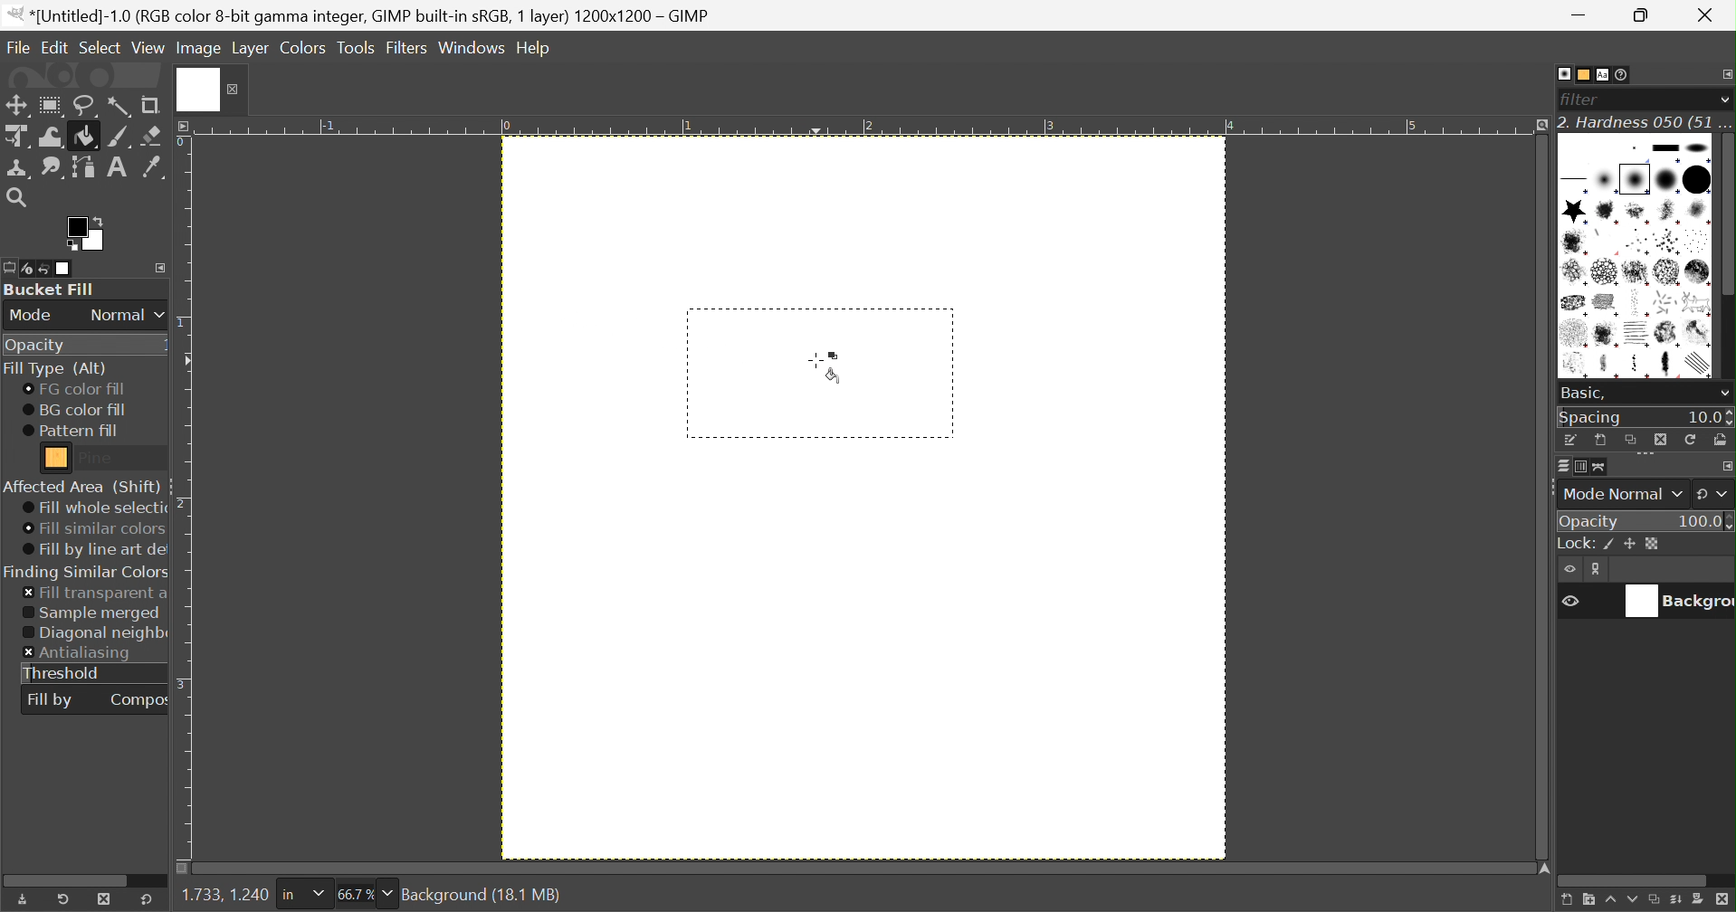  Describe the element at coordinates (1725, 466) in the screenshot. I see `Configure this tab` at that location.